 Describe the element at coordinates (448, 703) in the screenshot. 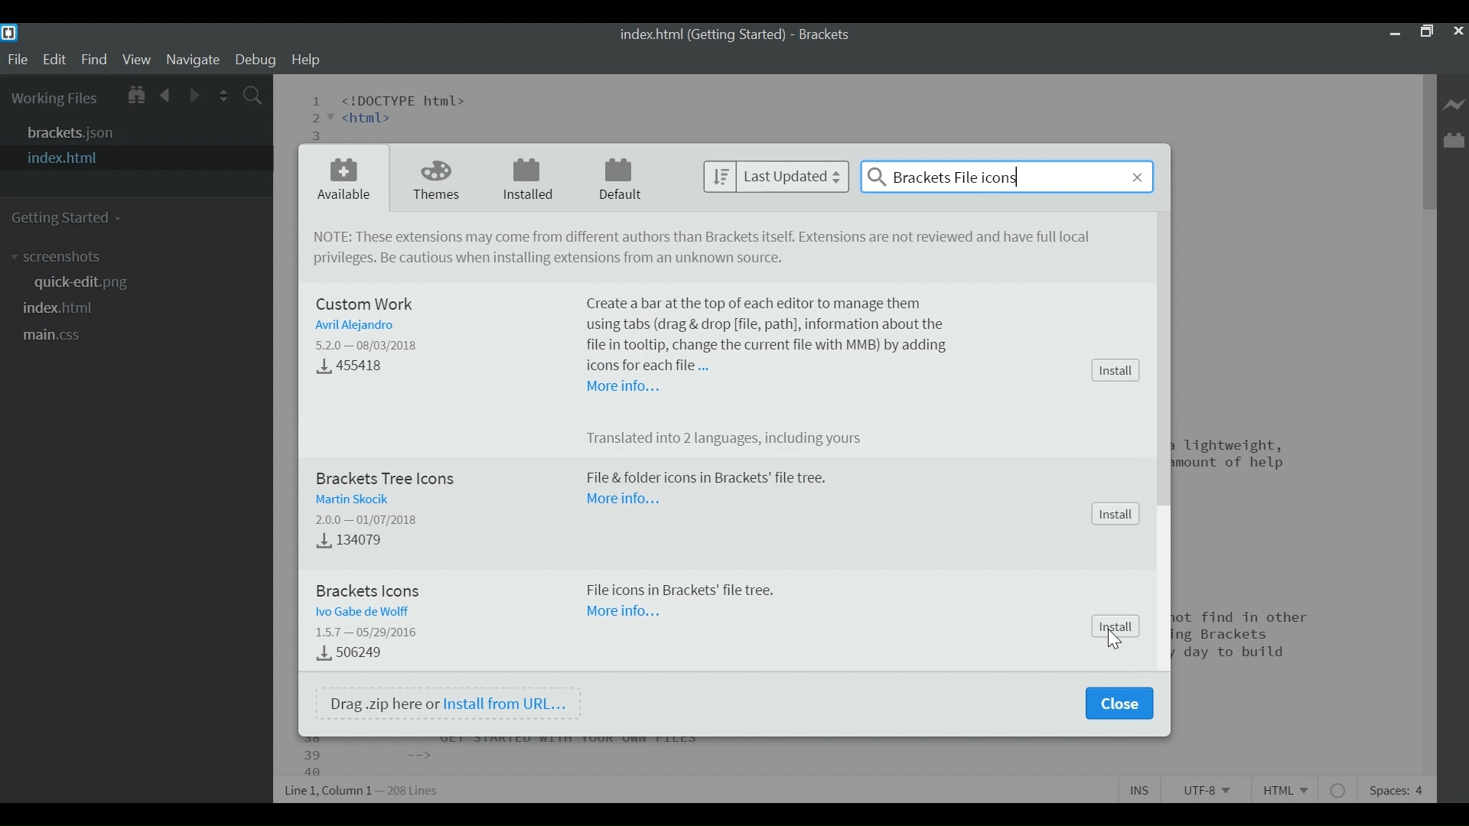

I see `Drag .zip here or Install from URL` at that location.